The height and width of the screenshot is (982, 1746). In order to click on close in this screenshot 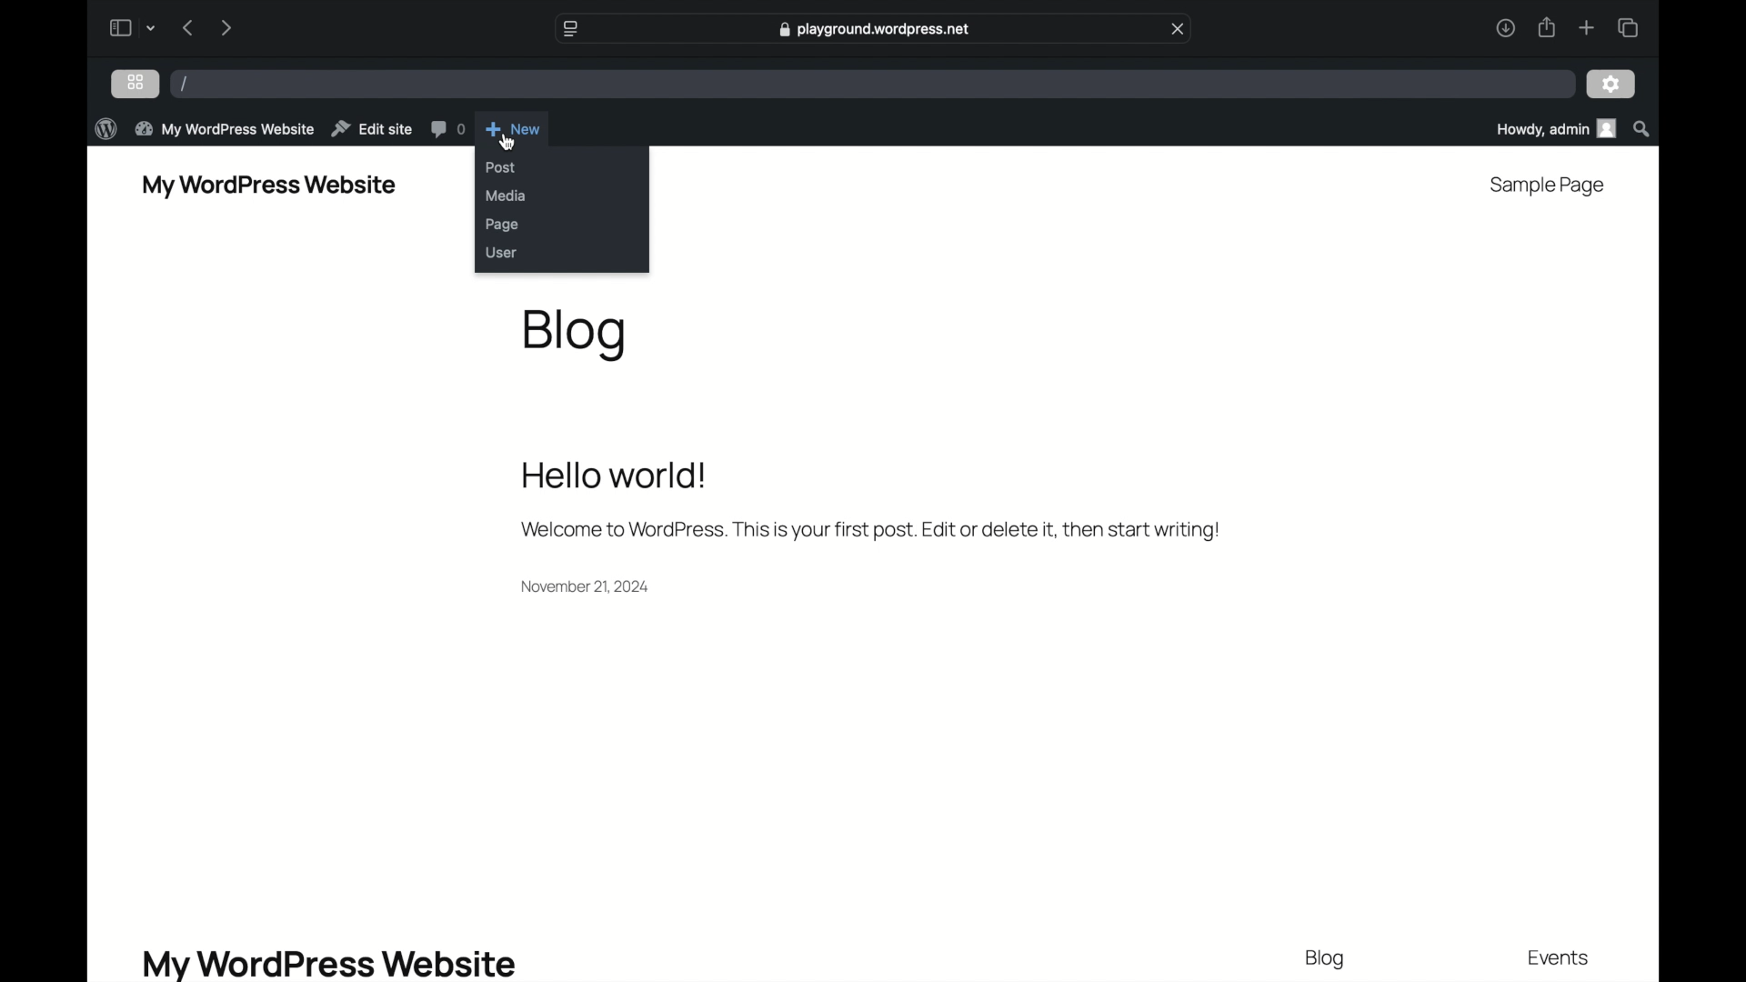, I will do `click(1178, 28)`.